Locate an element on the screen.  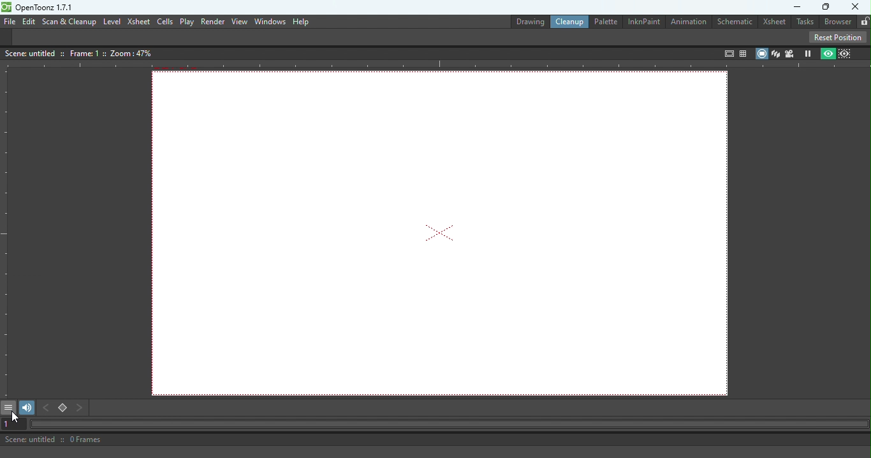
Xsheet is located at coordinates (138, 22).